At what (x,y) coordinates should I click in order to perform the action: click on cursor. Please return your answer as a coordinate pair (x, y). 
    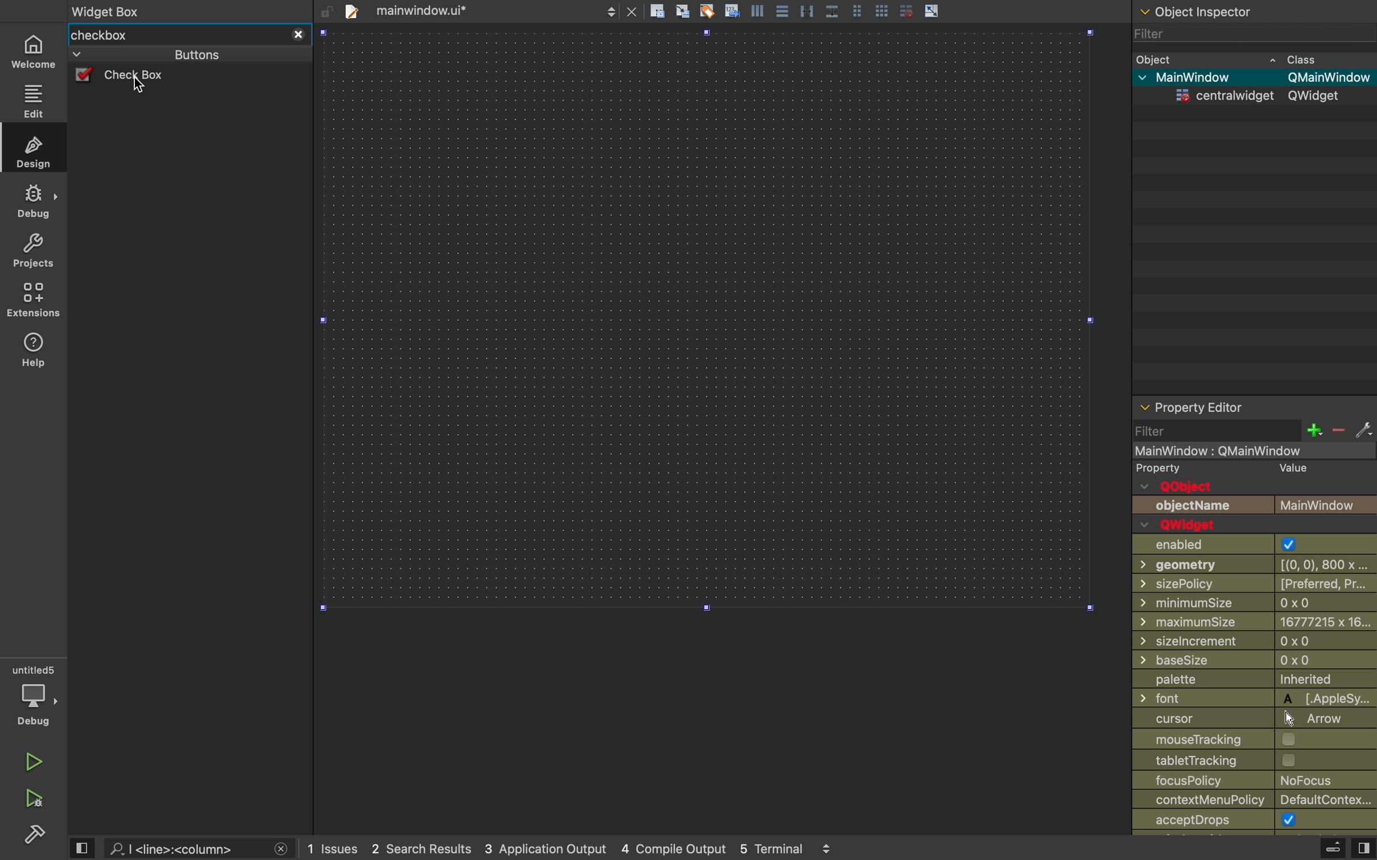
    Looking at the image, I should click on (1250, 718).